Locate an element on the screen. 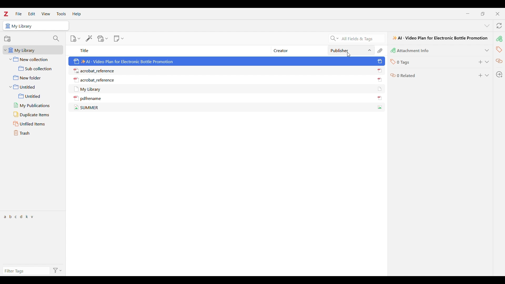 Image resolution: width=505 pixels, height=284 pixels. pdfrename is located at coordinates (88, 98).